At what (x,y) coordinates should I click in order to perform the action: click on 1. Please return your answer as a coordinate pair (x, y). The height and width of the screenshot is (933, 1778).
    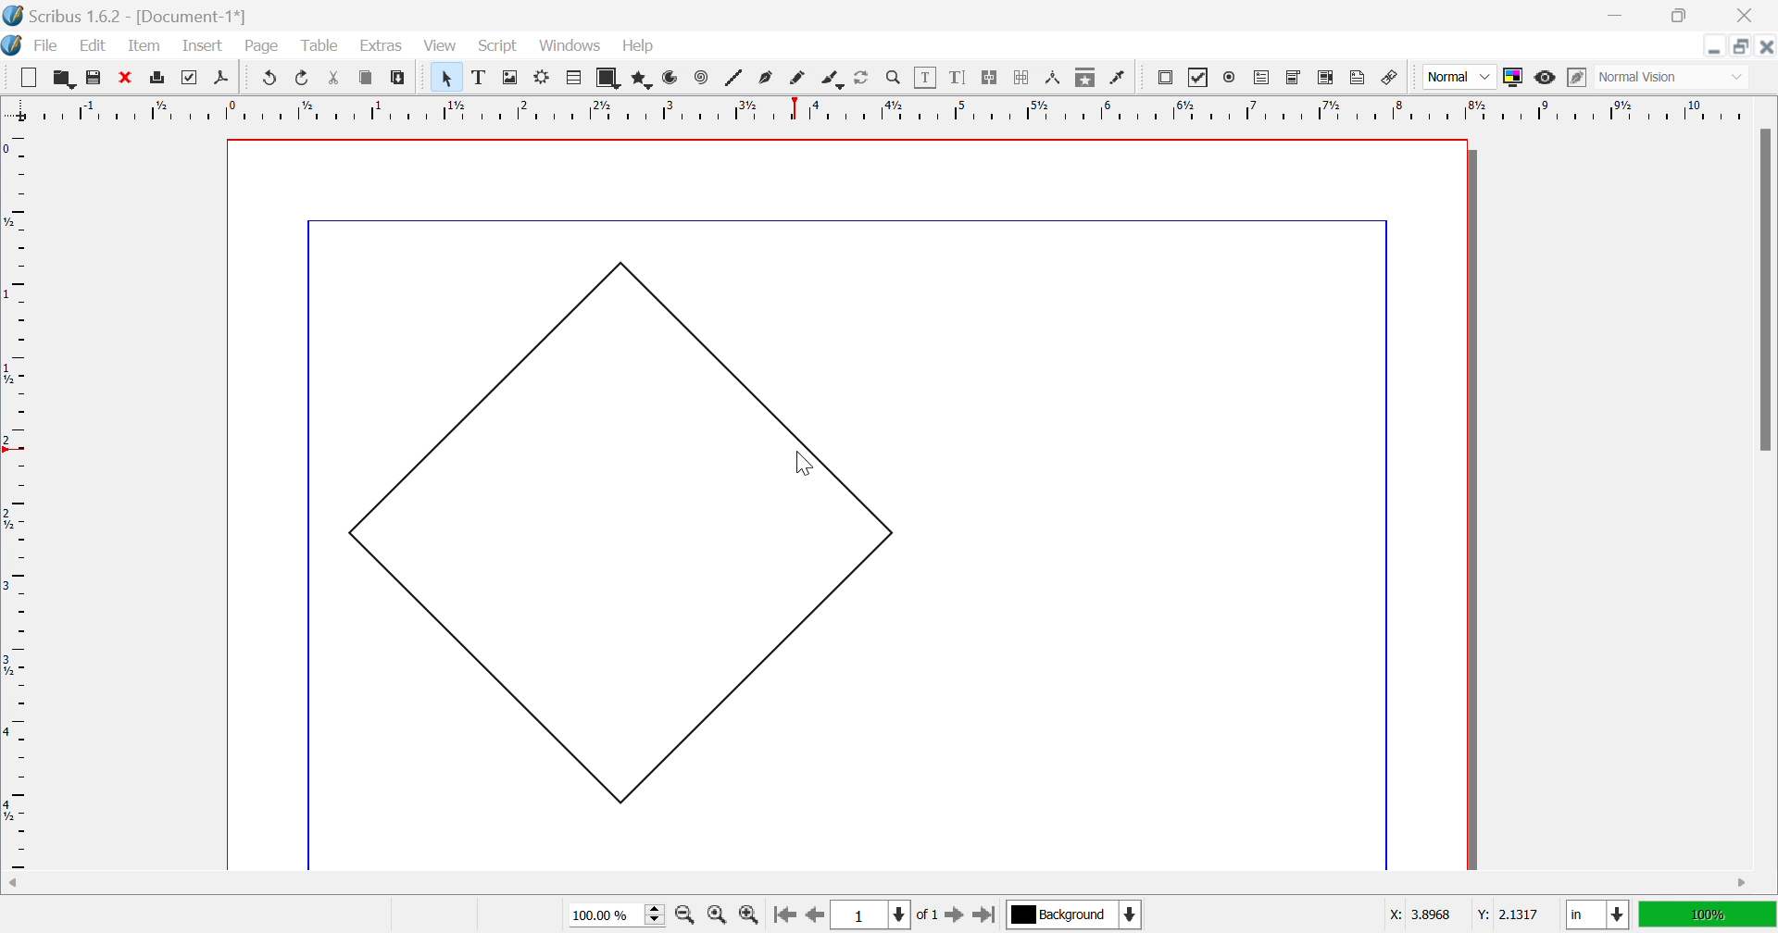
    Looking at the image, I should click on (868, 915).